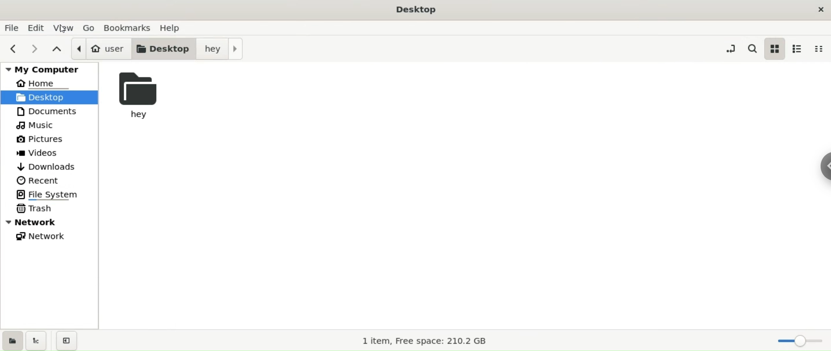 This screenshot has height=351, width=831. Describe the element at coordinates (63, 28) in the screenshot. I see `cursor` at that location.